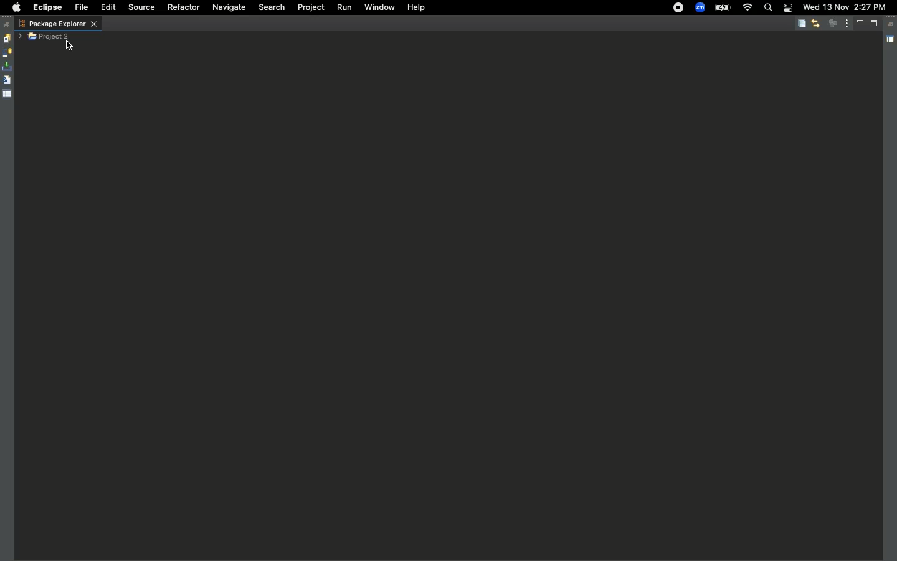  Describe the element at coordinates (862, 23) in the screenshot. I see `Minimize` at that location.